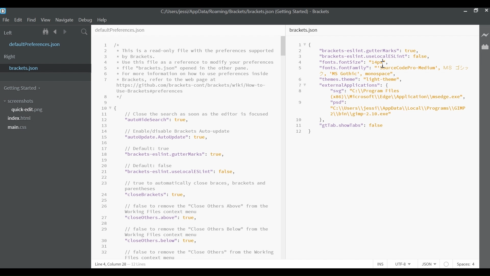  What do you see at coordinates (475, 10) in the screenshot?
I see `Restore` at bounding box center [475, 10].